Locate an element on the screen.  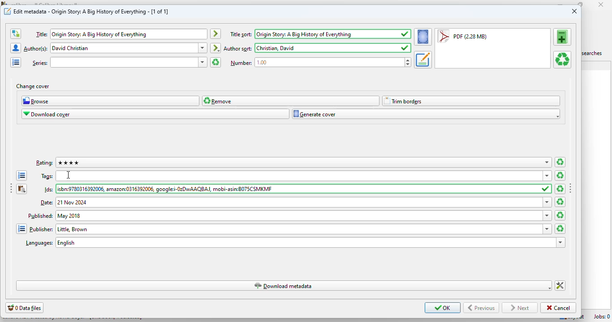
dropdown is located at coordinates (547, 202).